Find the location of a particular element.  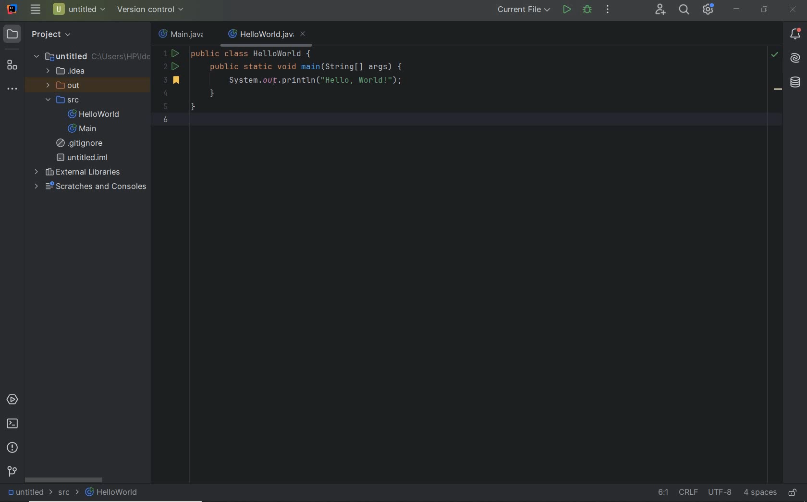

minimize is located at coordinates (737, 9).